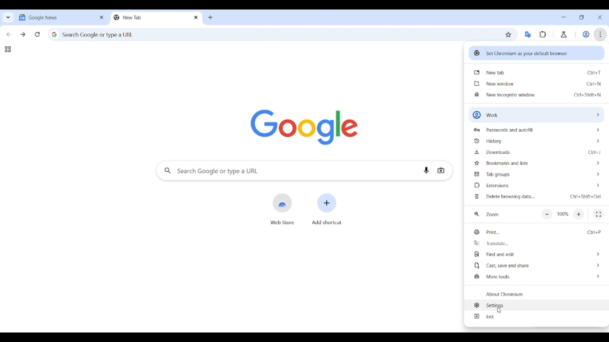  Describe the element at coordinates (543, 34) in the screenshot. I see `Browser extensions` at that location.